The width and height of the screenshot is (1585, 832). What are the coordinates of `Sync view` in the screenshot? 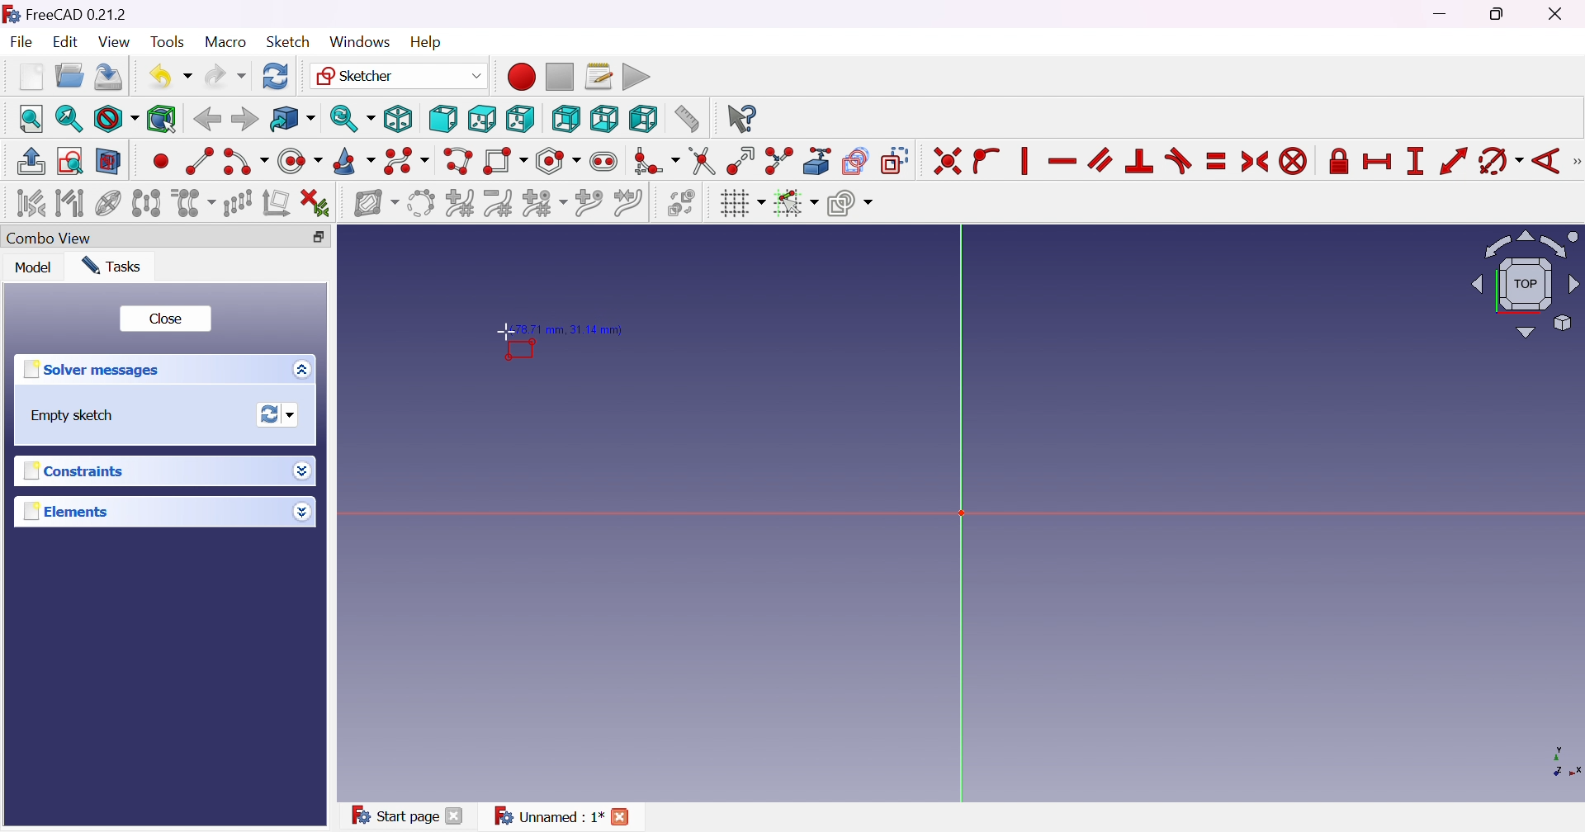 It's located at (352, 119).